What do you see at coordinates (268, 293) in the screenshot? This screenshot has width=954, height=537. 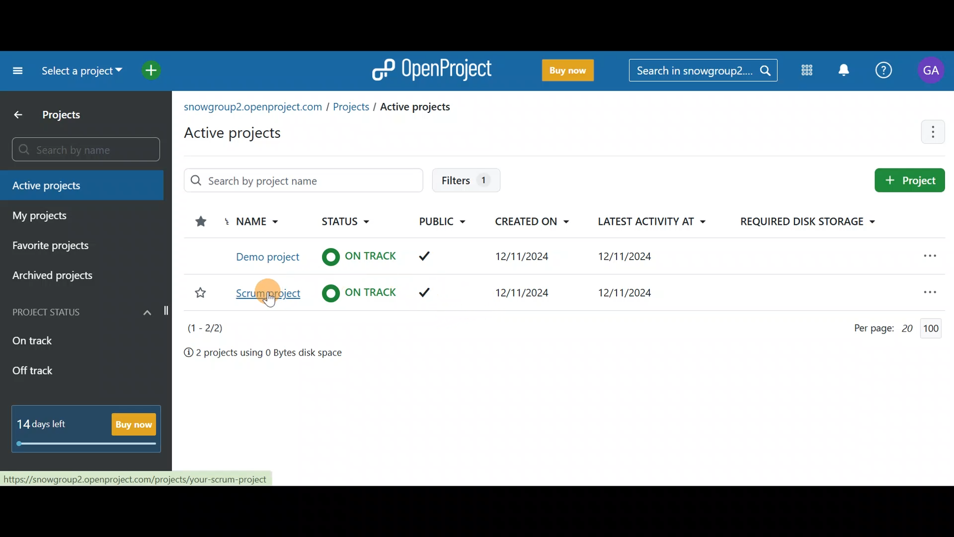 I see `Project 2` at bounding box center [268, 293].